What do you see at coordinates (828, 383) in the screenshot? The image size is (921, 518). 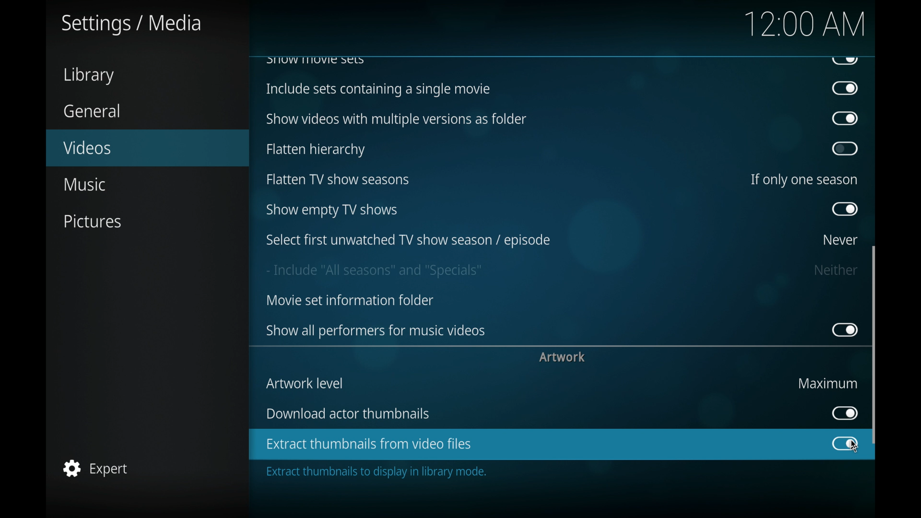 I see `maximum` at bounding box center [828, 383].